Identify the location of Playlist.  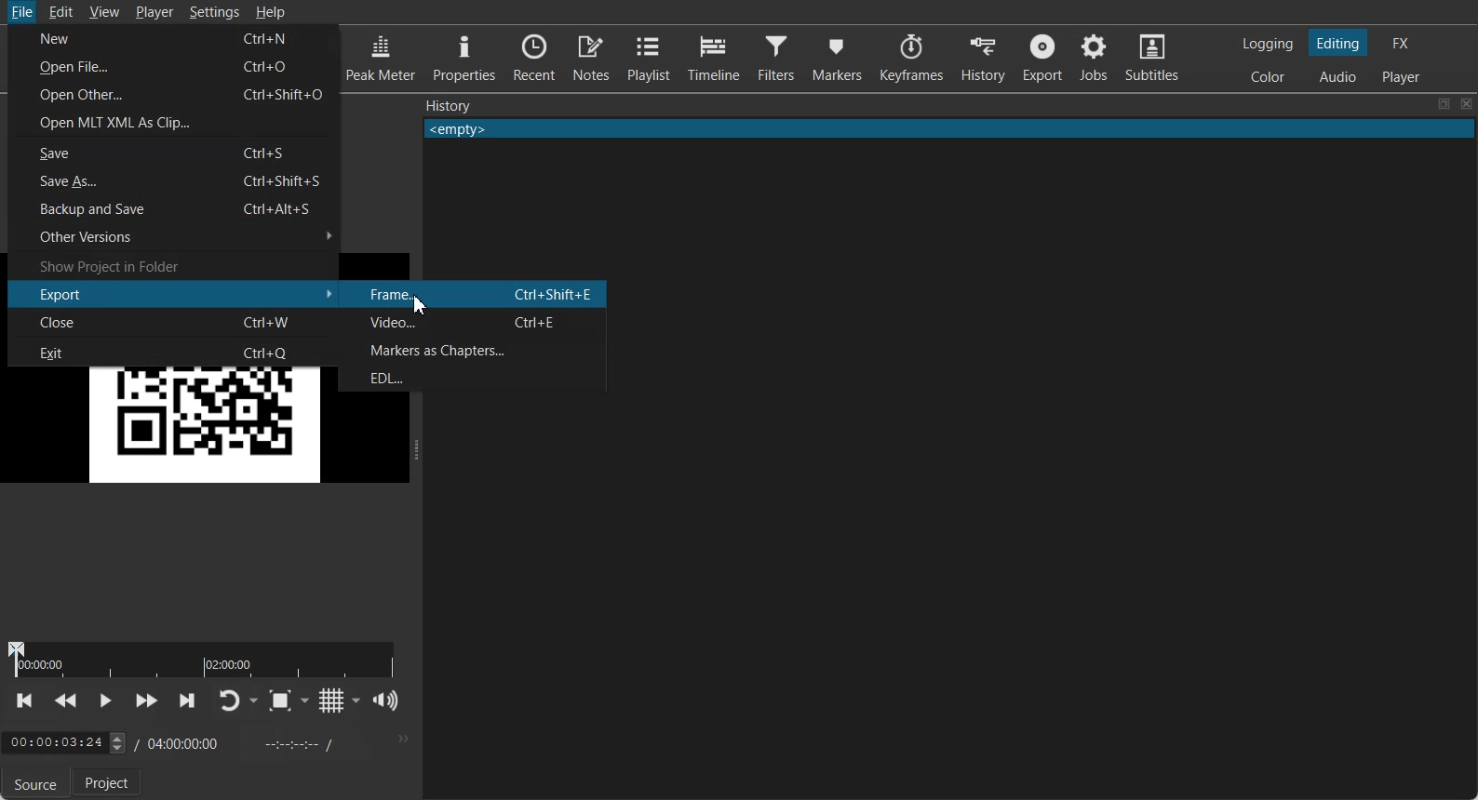
(648, 57).